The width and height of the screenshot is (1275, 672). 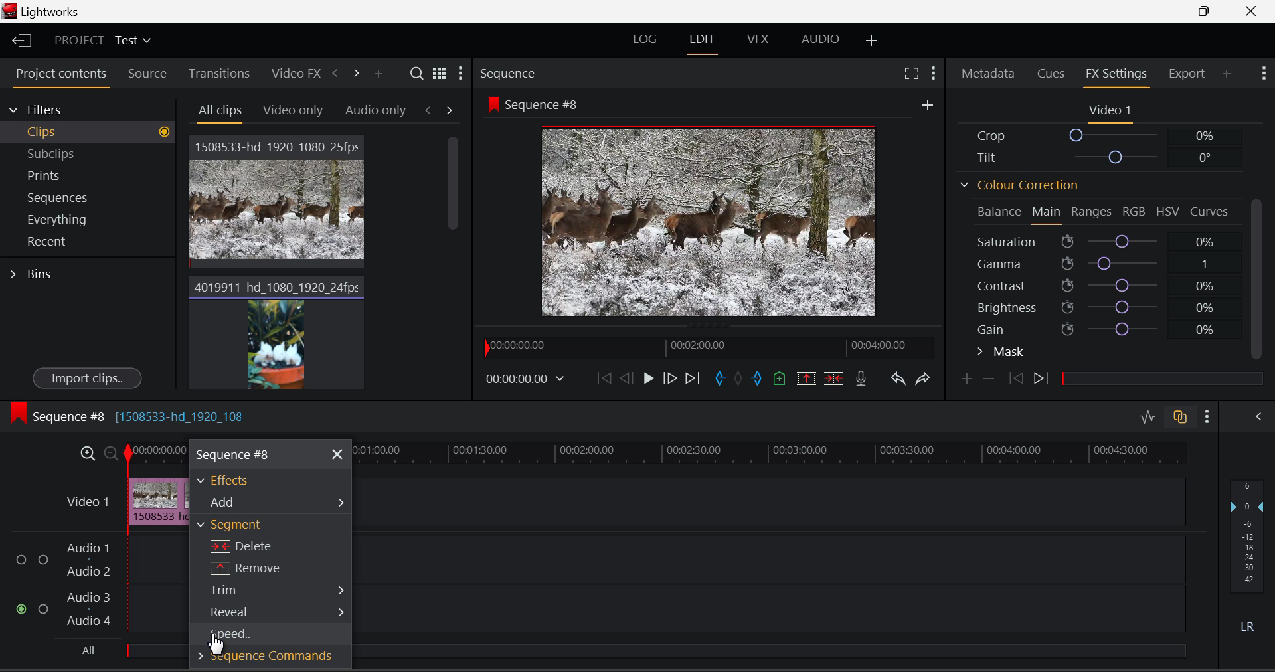 What do you see at coordinates (701, 346) in the screenshot?
I see `Project Timeline Preview Slider` at bounding box center [701, 346].